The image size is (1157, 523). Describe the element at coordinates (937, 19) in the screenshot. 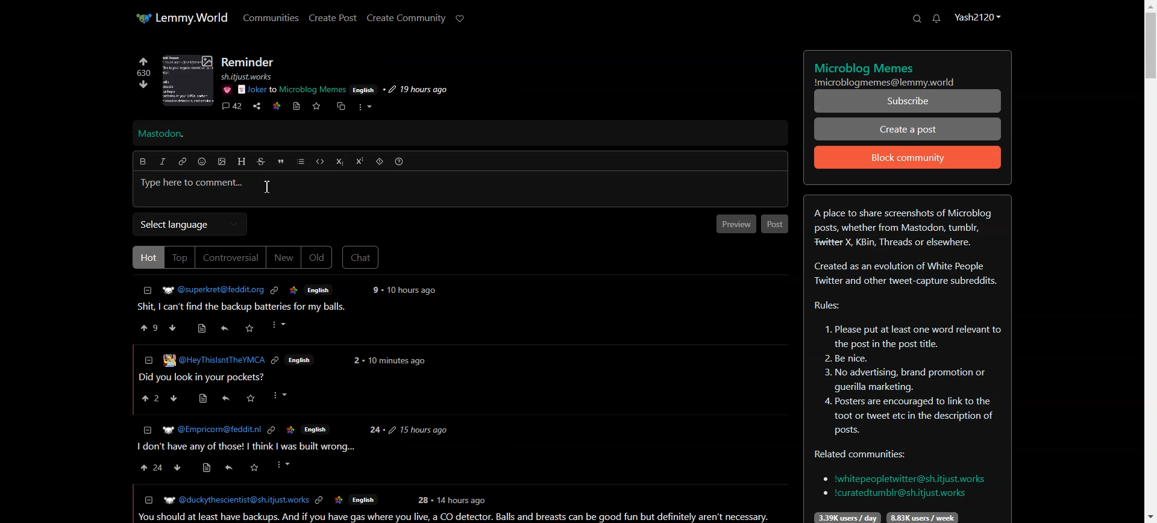

I see `Unread Messages` at that location.